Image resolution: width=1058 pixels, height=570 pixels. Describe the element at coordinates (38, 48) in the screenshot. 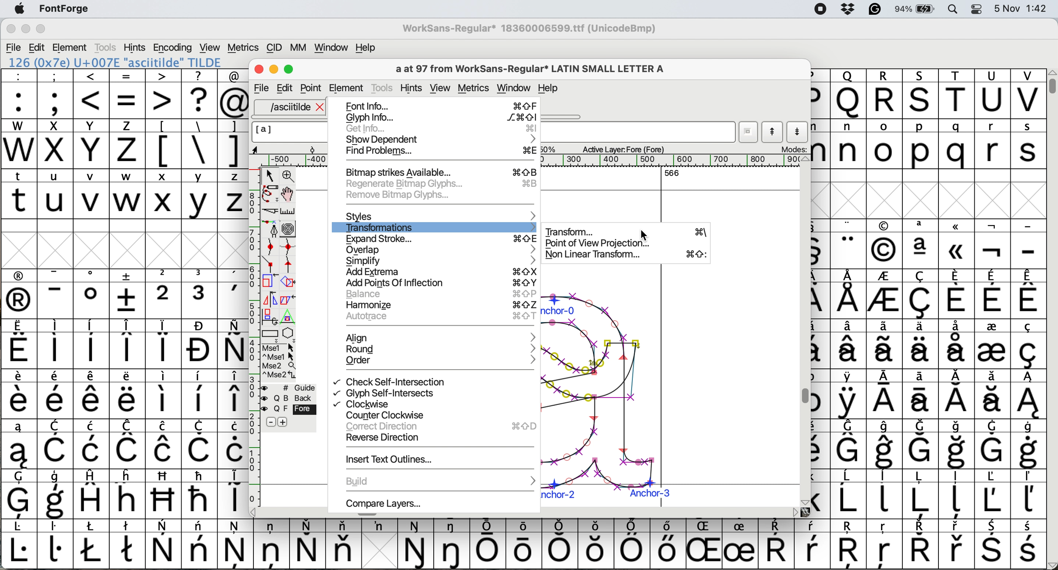

I see `edit` at that location.